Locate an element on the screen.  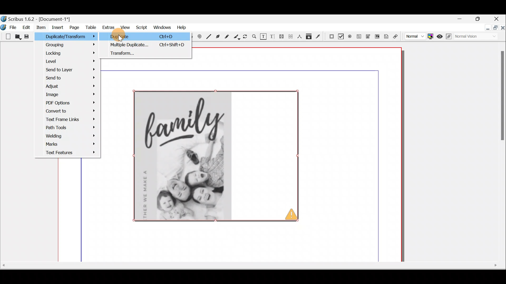
Visual appearance is located at coordinates (475, 37).